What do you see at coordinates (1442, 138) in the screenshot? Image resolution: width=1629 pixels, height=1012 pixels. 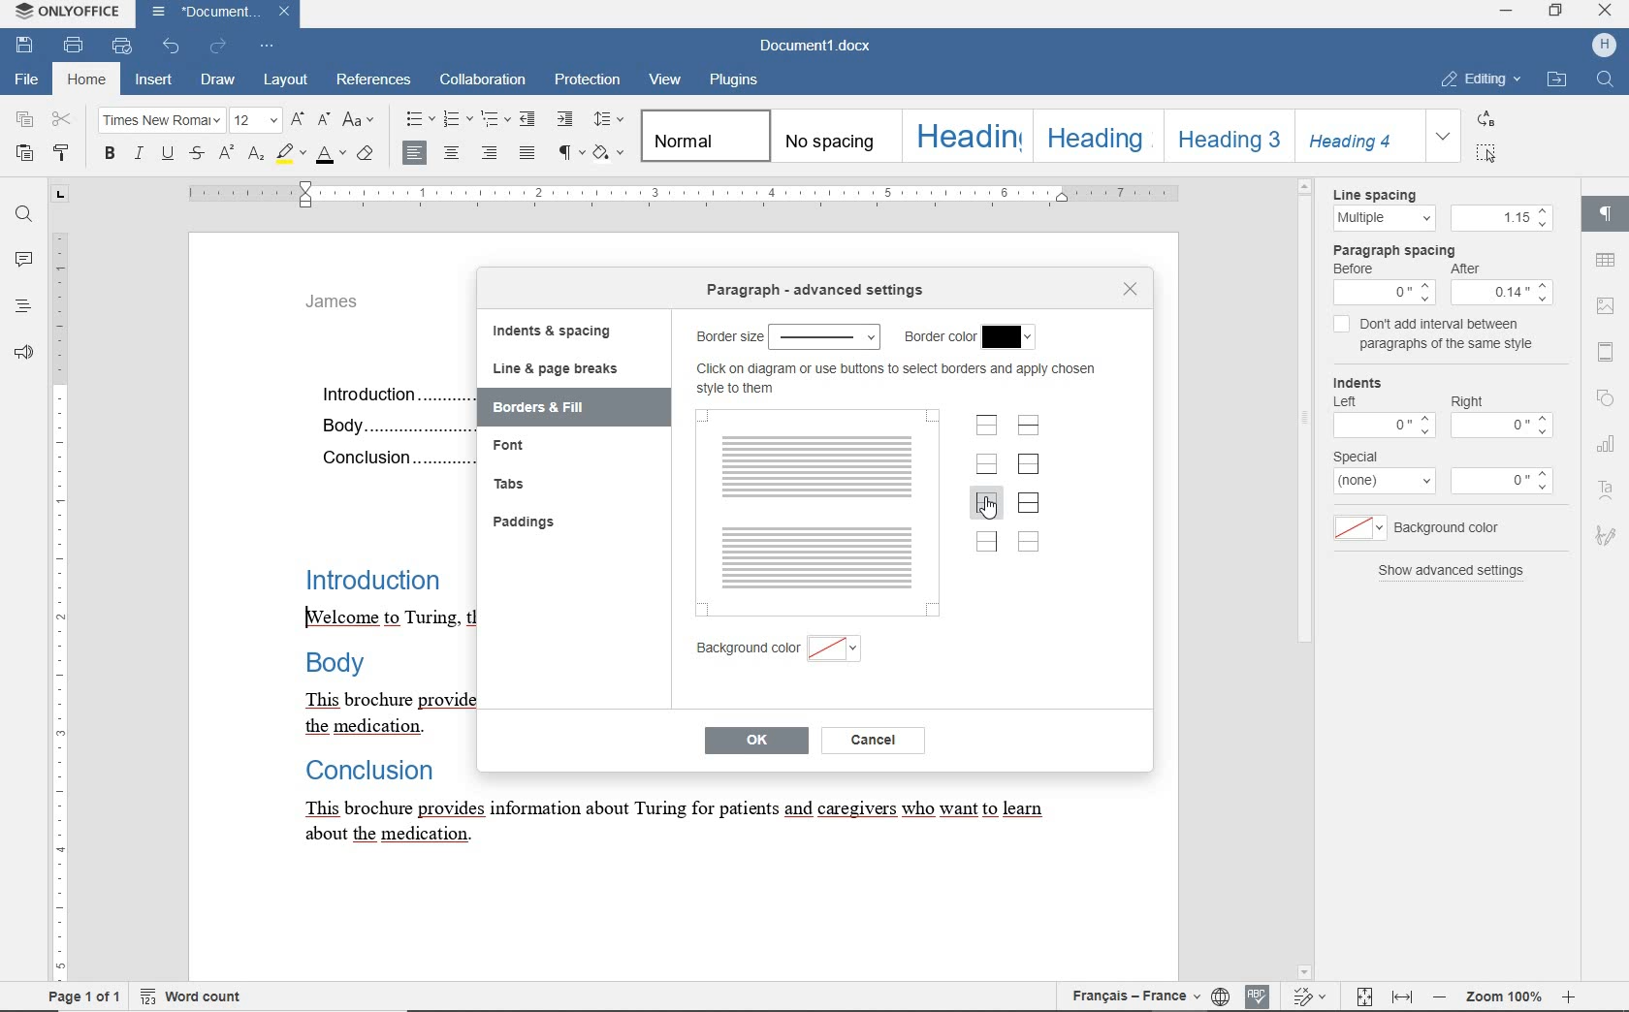 I see `expand` at bounding box center [1442, 138].